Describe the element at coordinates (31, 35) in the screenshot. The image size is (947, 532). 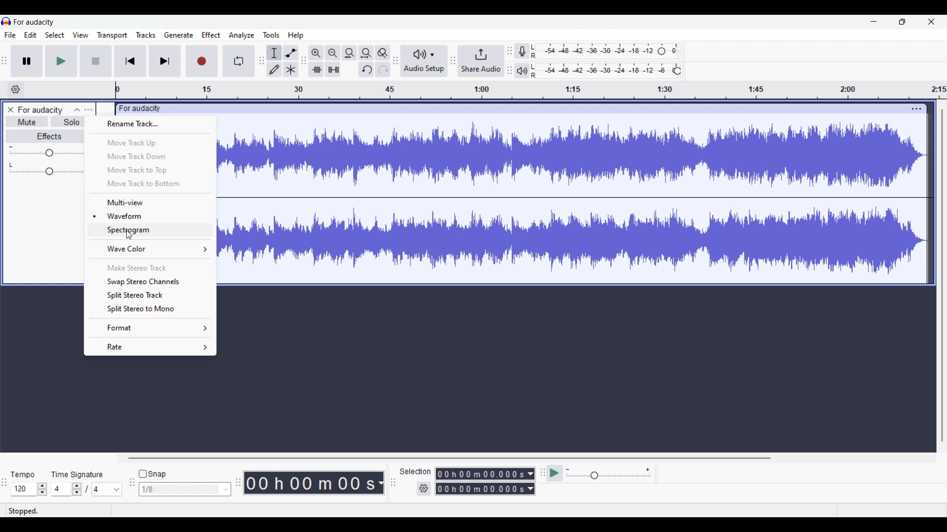
I see `Edit menu` at that location.